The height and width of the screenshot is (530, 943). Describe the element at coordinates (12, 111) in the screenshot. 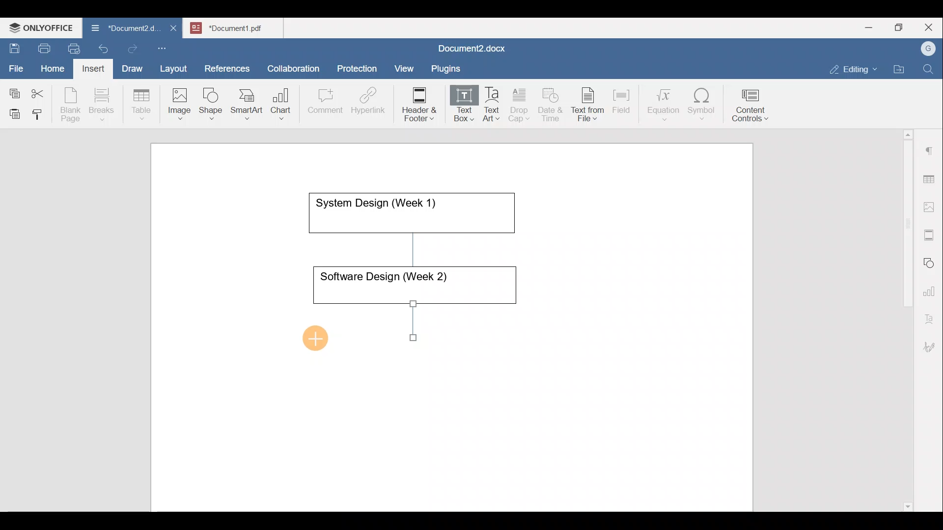

I see `Paste` at that location.